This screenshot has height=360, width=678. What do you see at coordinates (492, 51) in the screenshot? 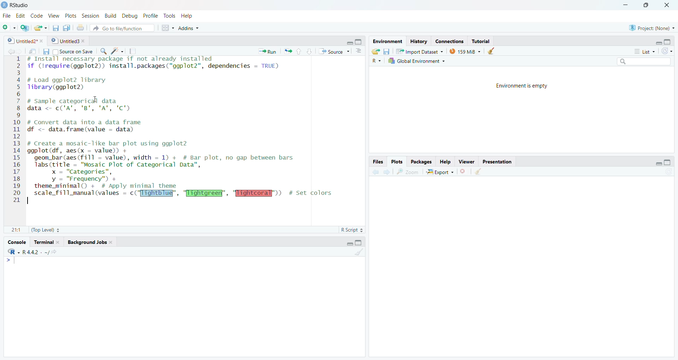
I see `Clean` at bounding box center [492, 51].